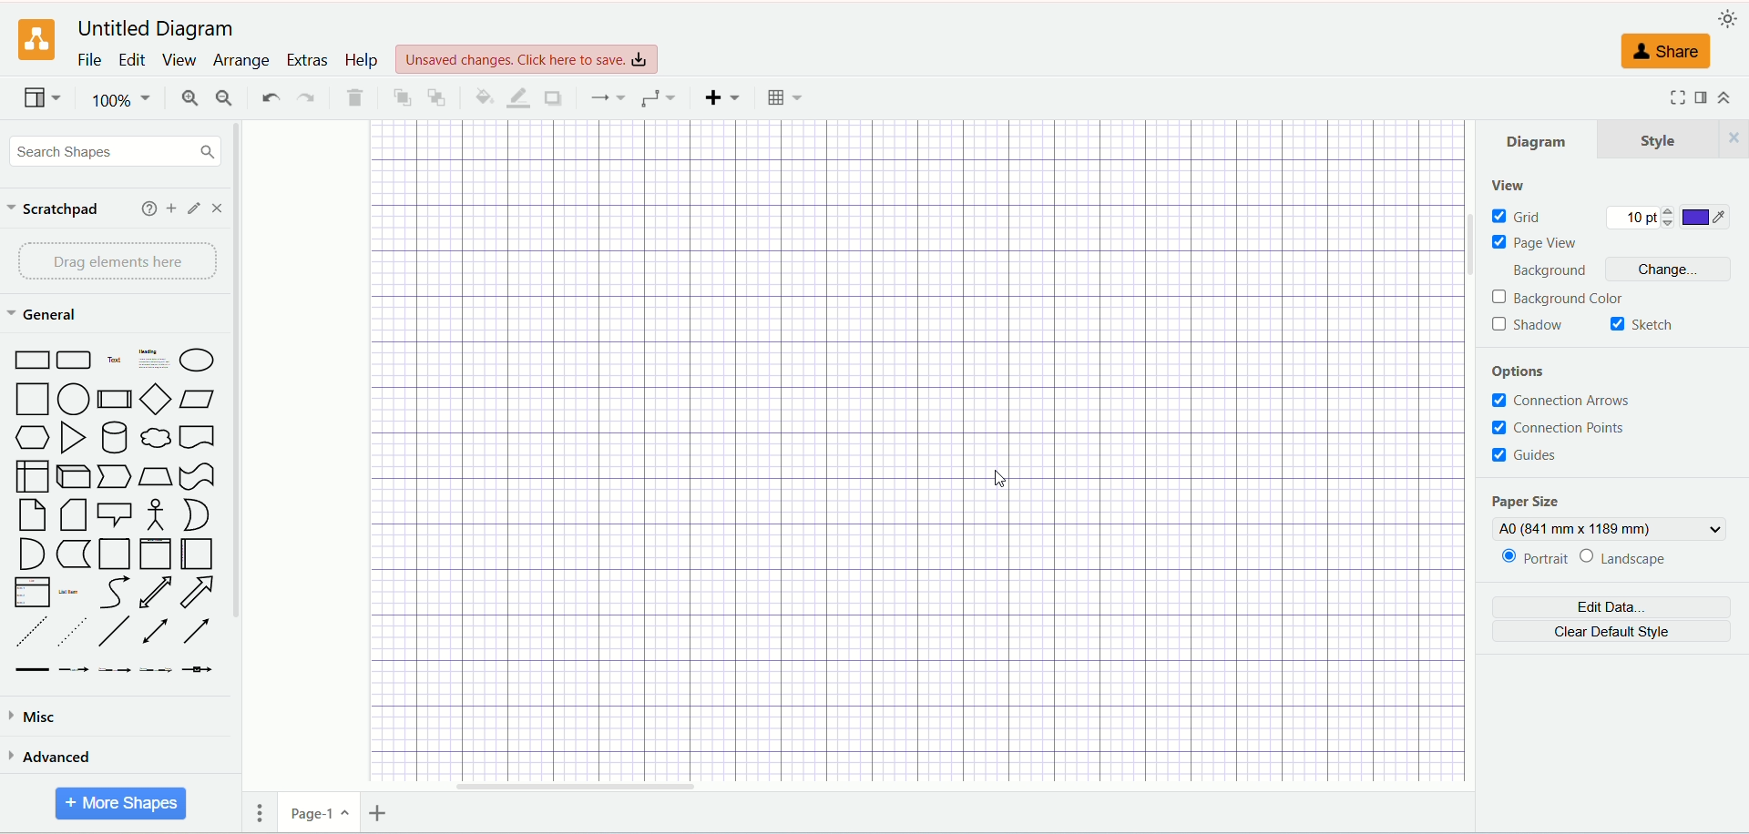 The width and height of the screenshot is (1749, 834). I want to click on Square, so click(34, 401).